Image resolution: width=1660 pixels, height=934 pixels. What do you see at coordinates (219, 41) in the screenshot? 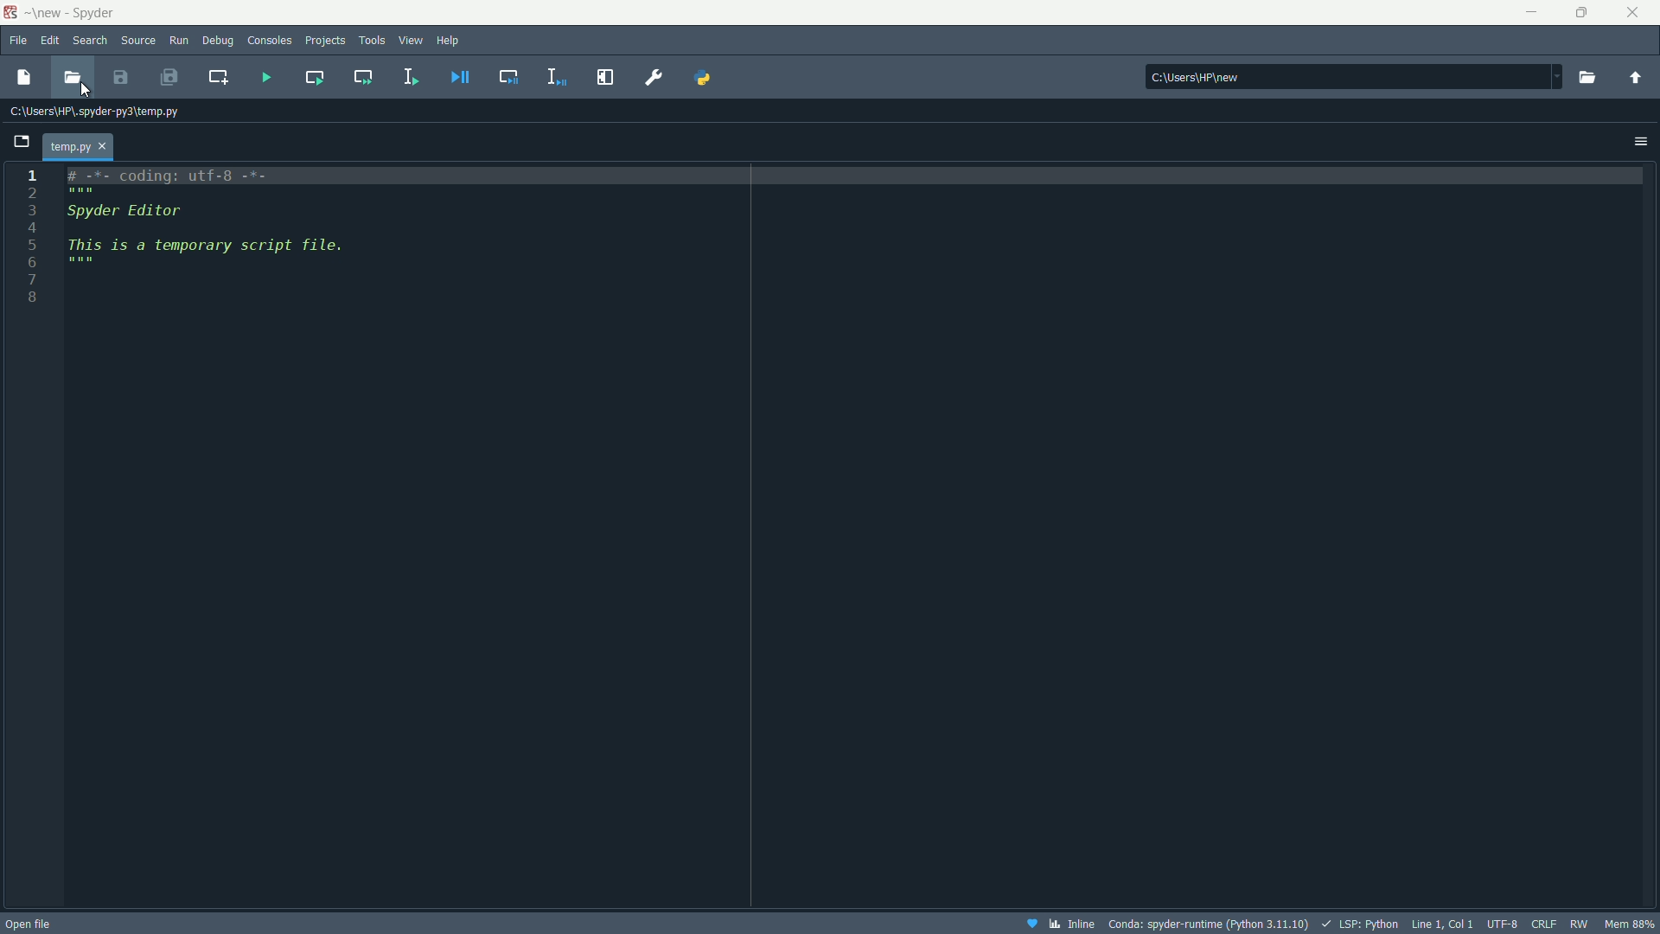
I see `Debug menu` at bounding box center [219, 41].